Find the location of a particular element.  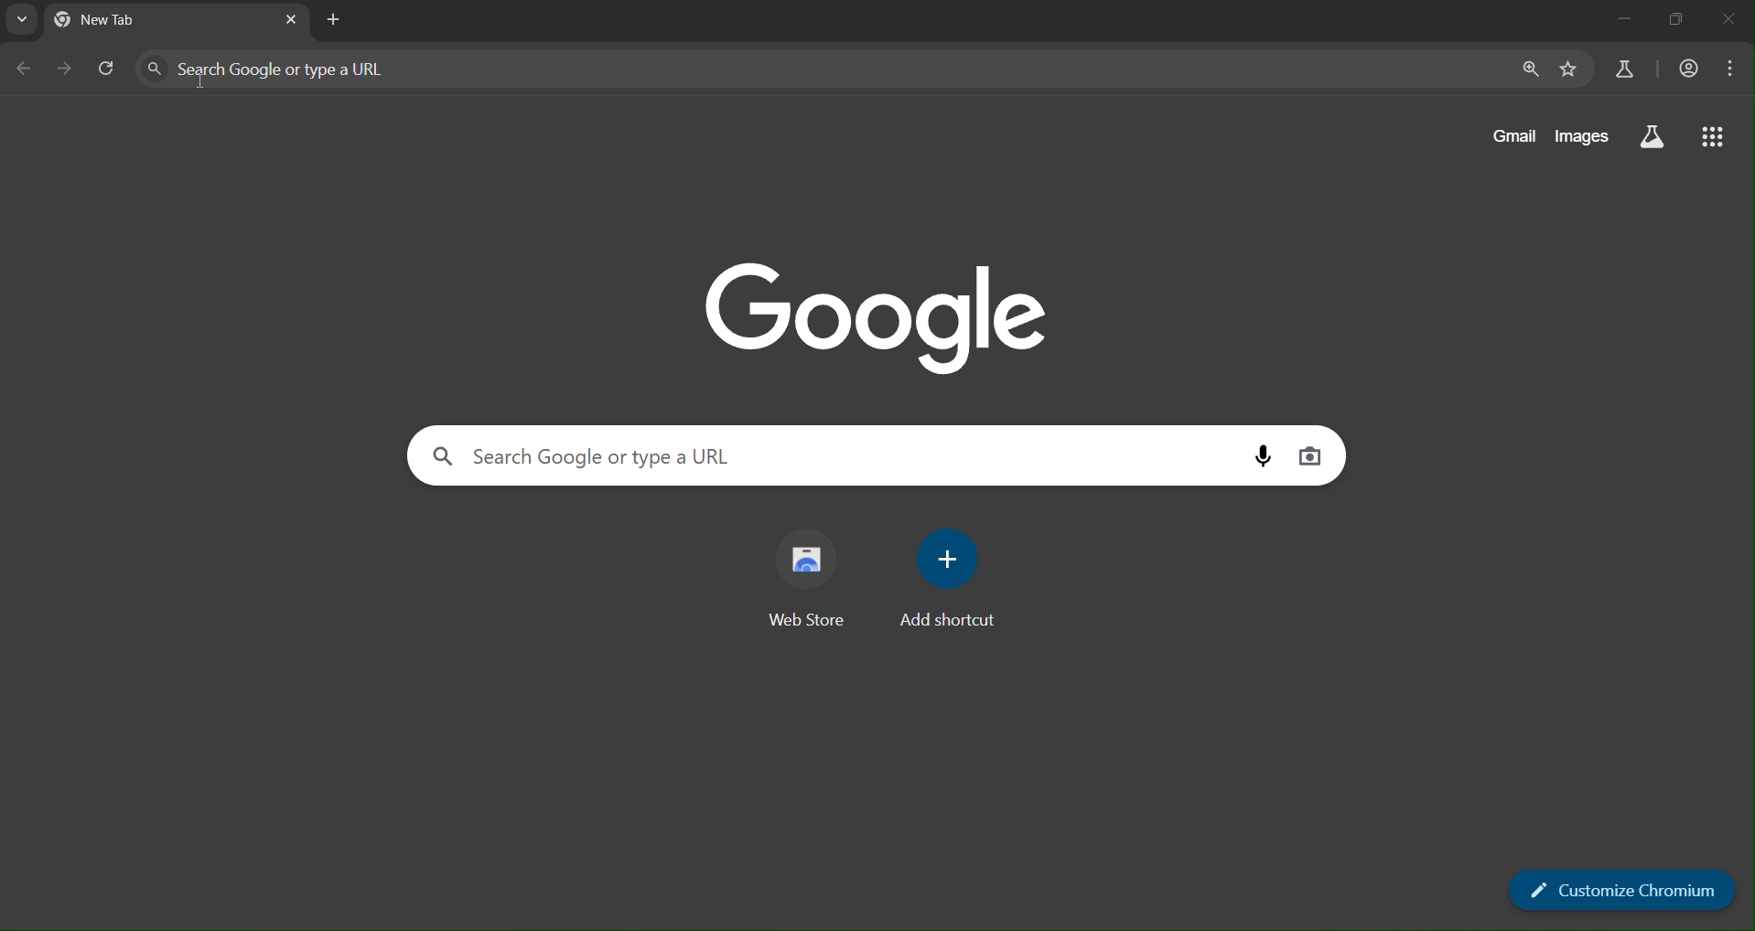

google apps is located at coordinates (1715, 138).